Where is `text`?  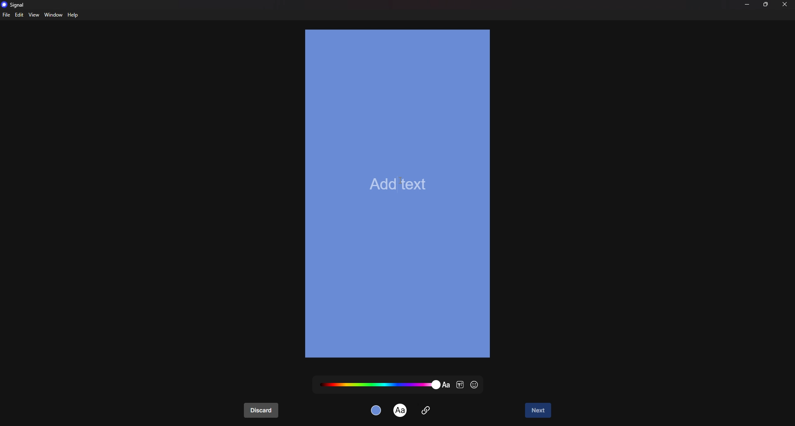 text is located at coordinates (446, 385).